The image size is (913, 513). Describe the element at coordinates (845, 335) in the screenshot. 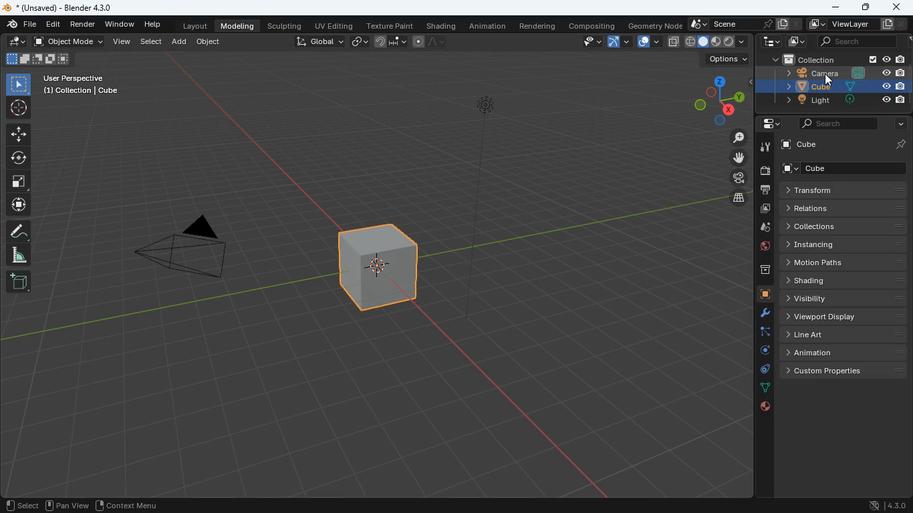

I see `line art` at that location.